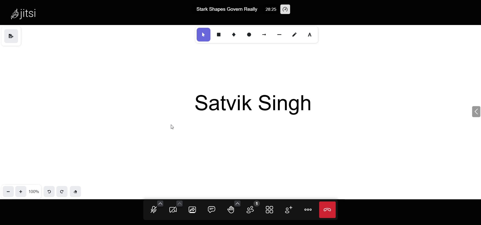 The width and height of the screenshot is (481, 225). What do you see at coordinates (327, 209) in the screenshot?
I see `leave meeting` at bounding box center [327, 209].